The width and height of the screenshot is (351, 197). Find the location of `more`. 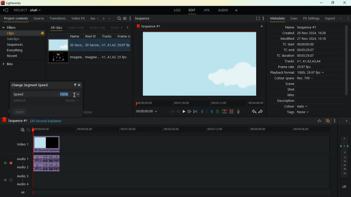

more is located at coordinates (263, 19).